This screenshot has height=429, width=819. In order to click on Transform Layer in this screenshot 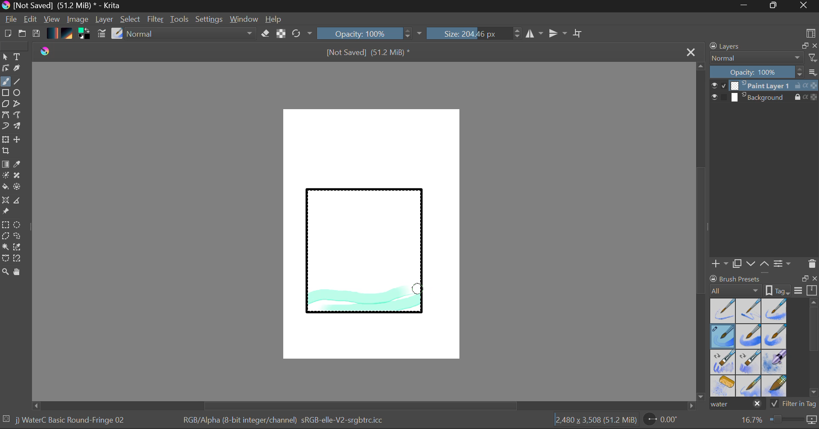, I will do `click(5, 139)`.